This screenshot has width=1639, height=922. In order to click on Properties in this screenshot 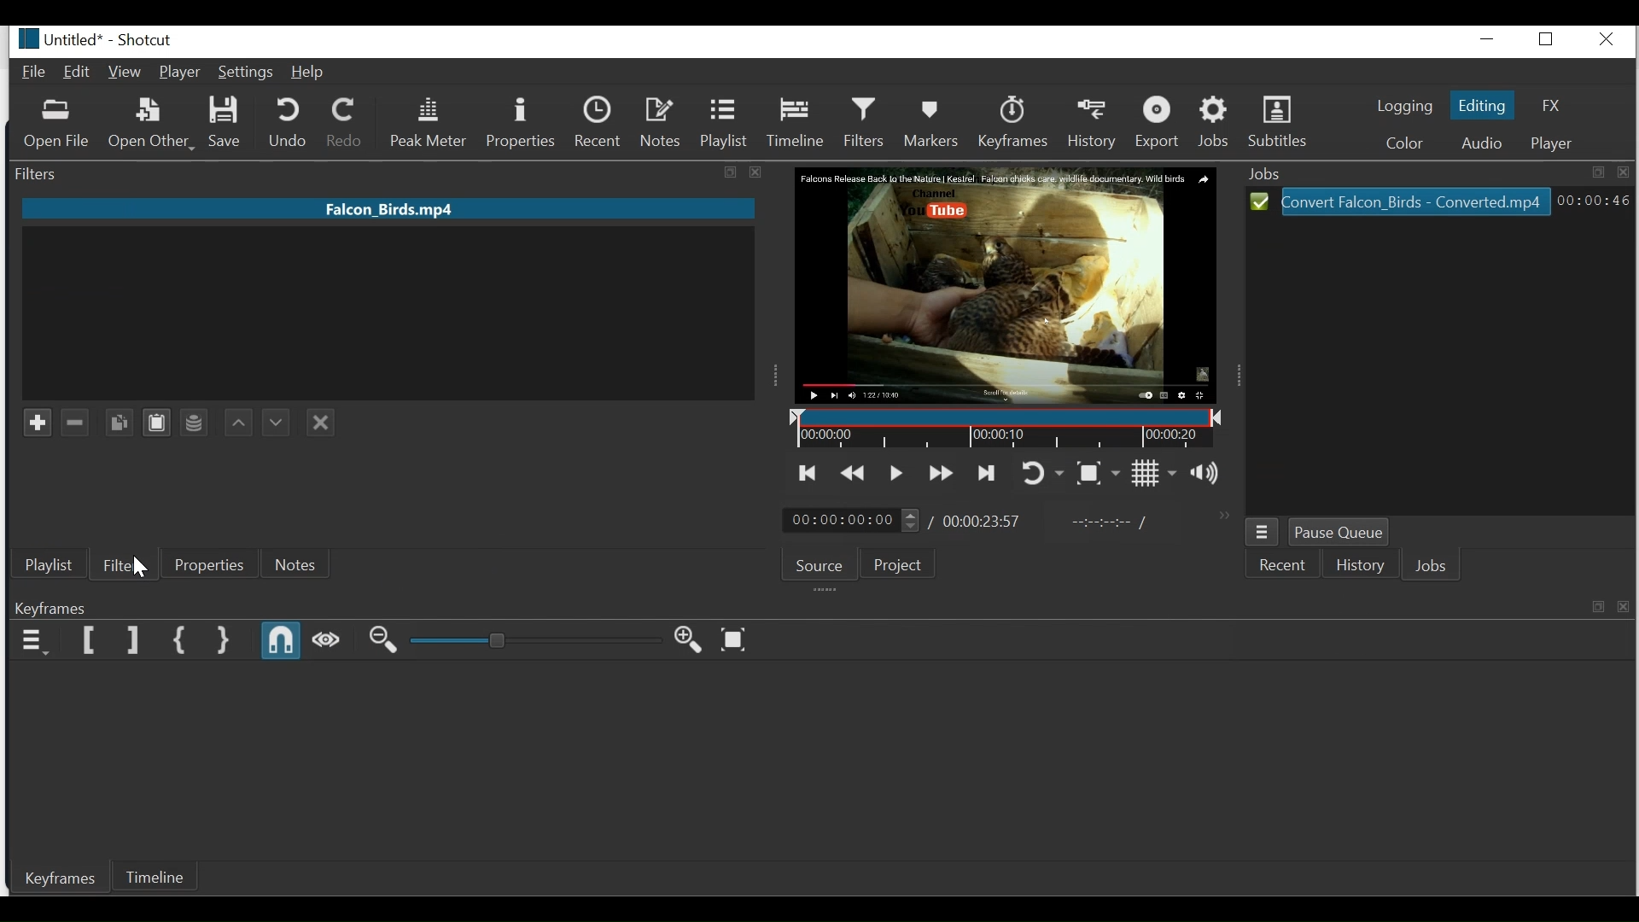, I will do `click(207, 566)`.